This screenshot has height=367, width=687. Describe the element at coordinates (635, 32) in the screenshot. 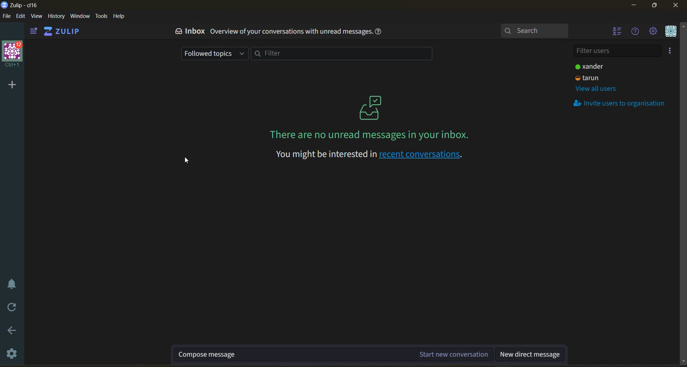

I see `help menu` at that location.